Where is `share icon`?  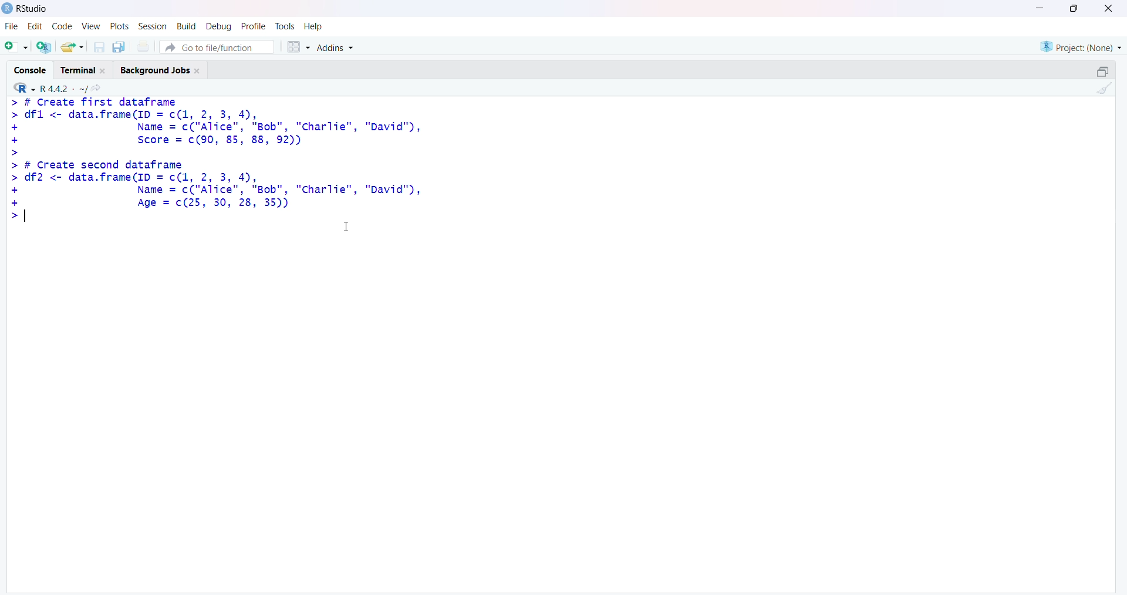
share icon is located at coordinates (97, 88).